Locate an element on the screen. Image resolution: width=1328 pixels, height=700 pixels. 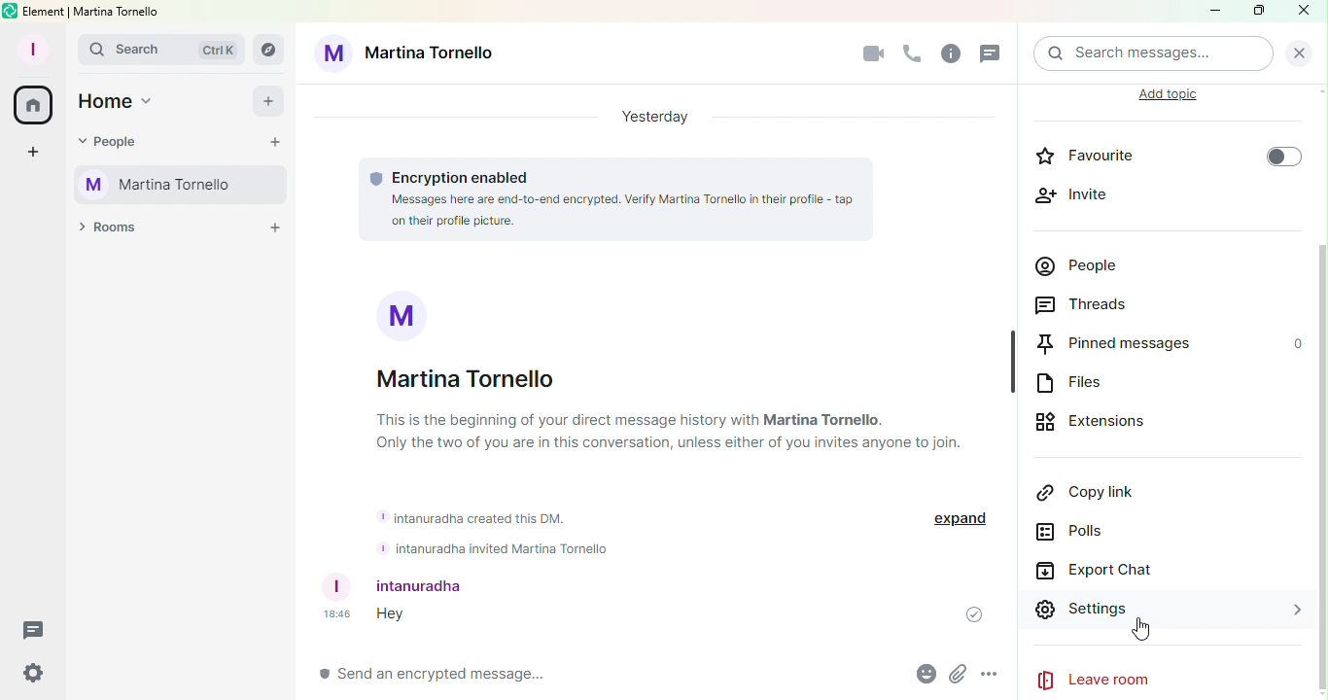
Write message is located at coordinates (572, 675).